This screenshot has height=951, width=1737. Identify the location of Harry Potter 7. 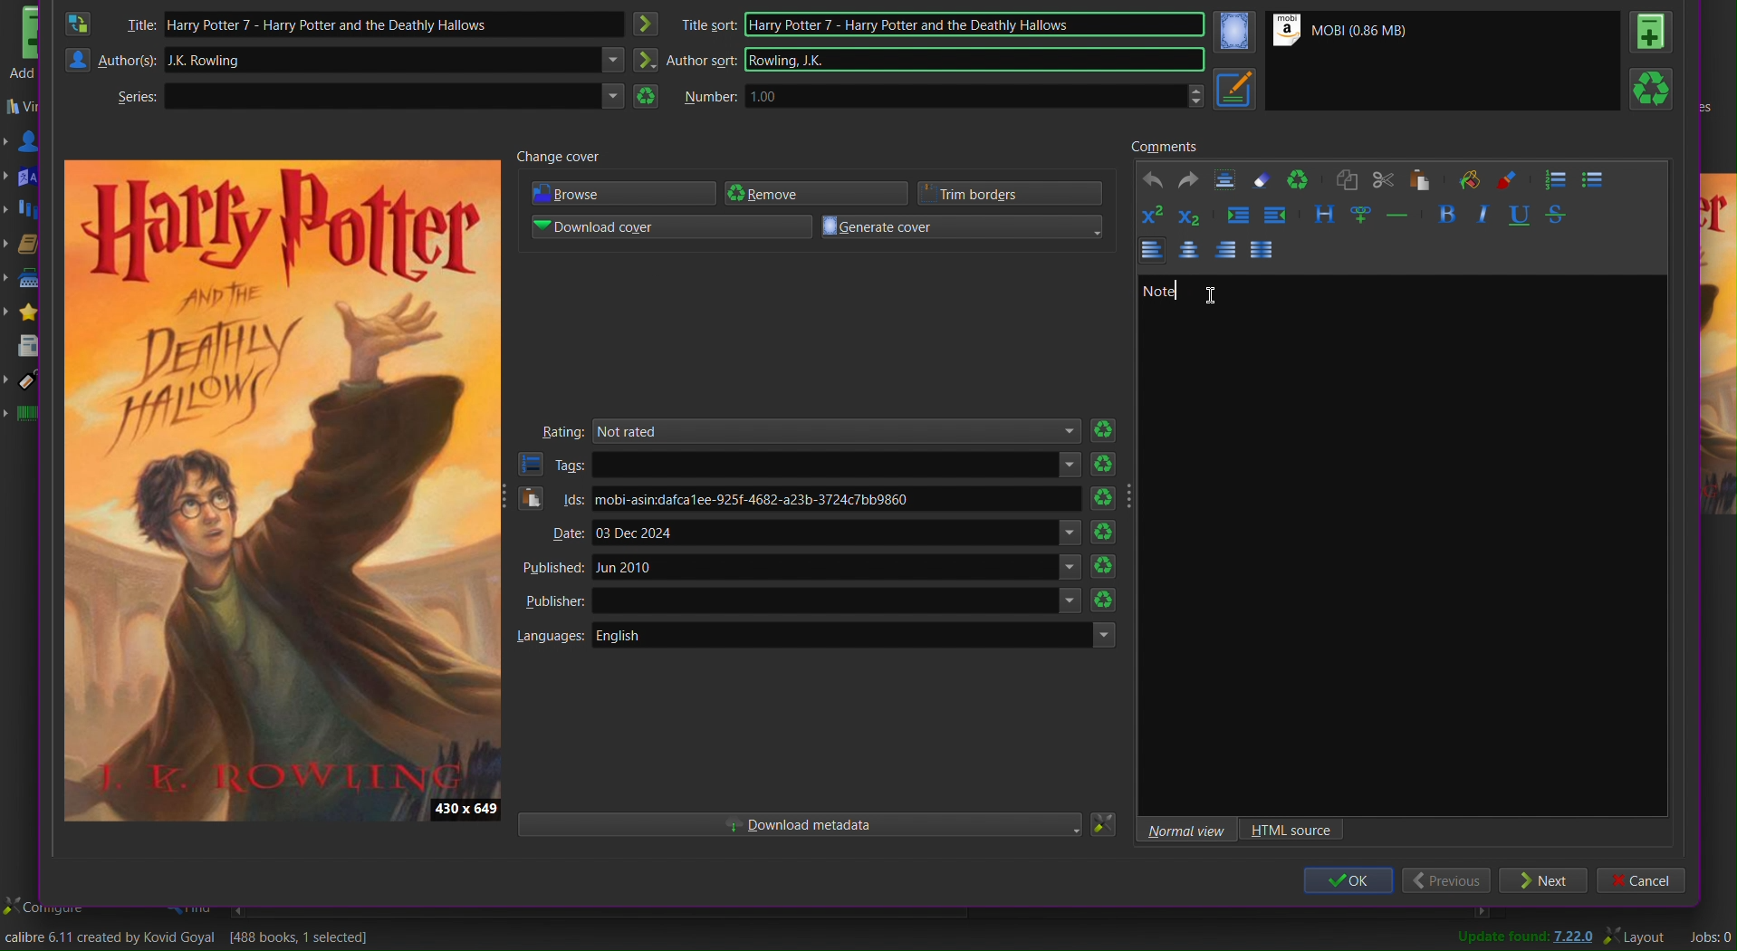
(413, 24).